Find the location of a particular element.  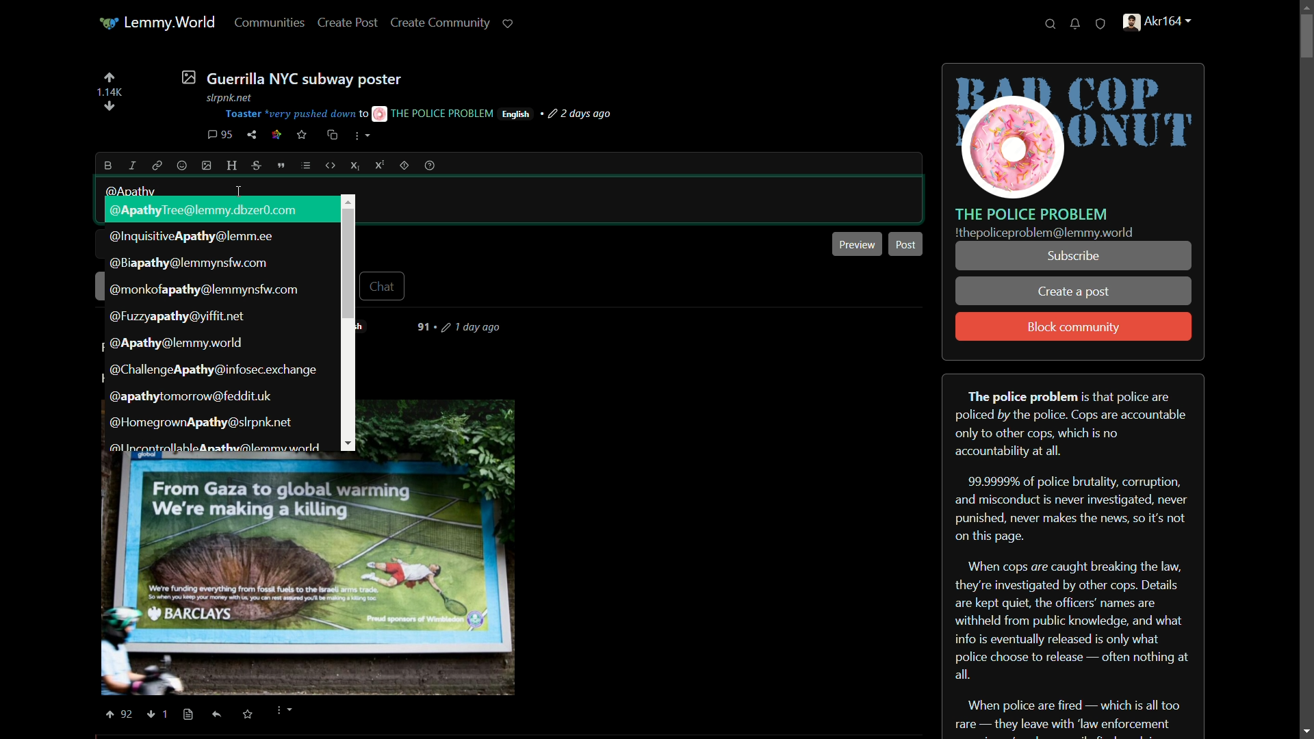

more options is located at coordinates (362, 138).